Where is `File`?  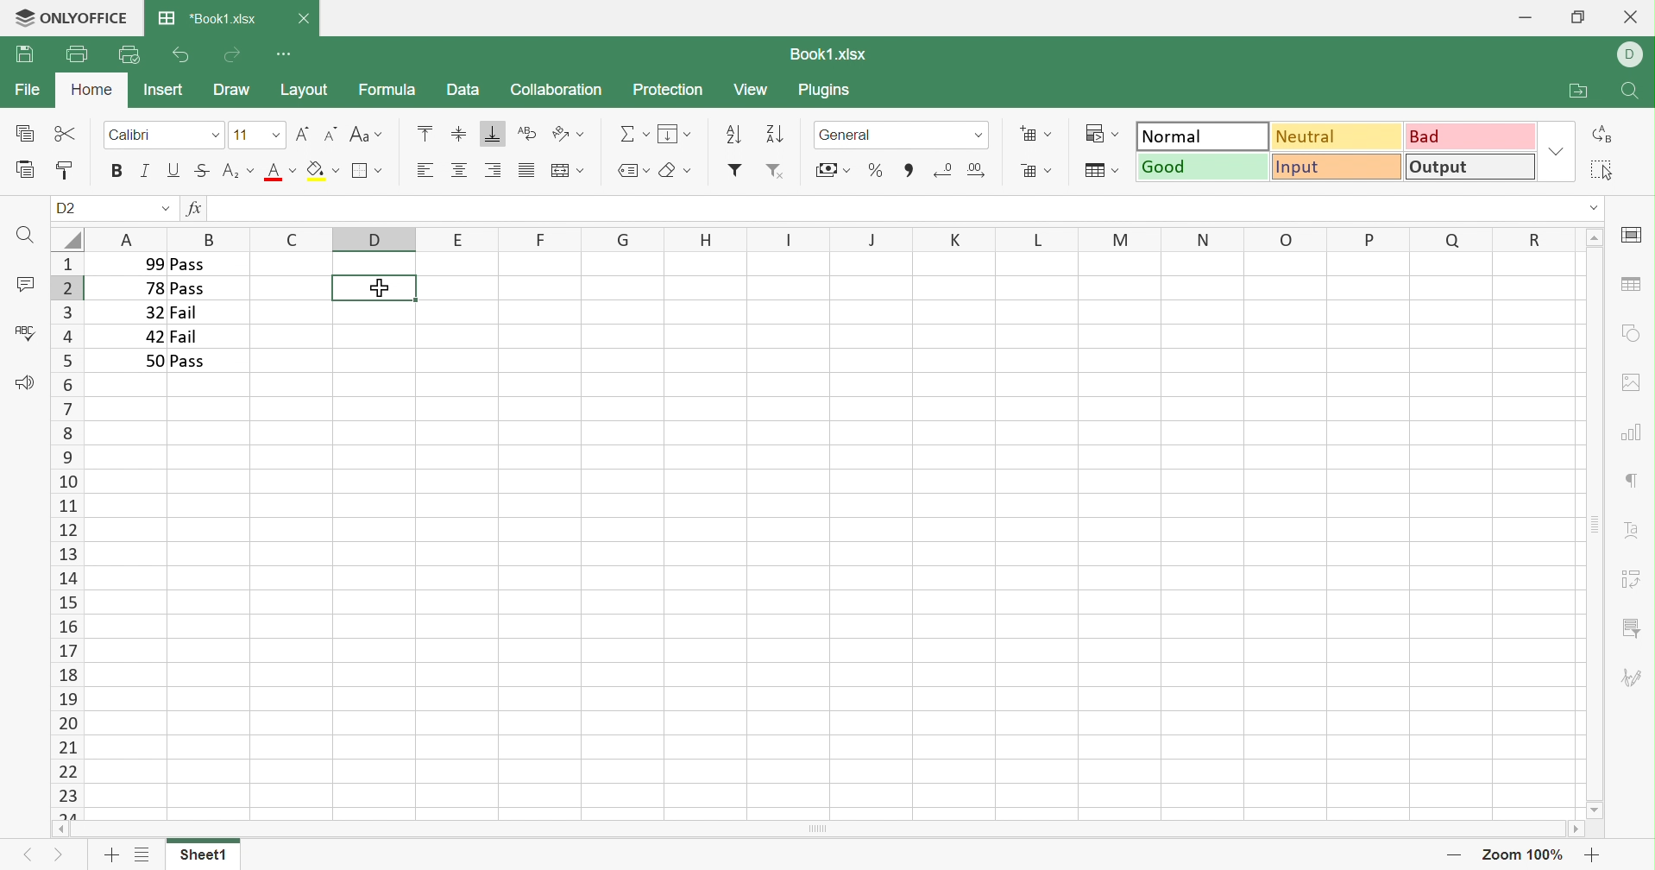 File is located at coordinates (28, 89).